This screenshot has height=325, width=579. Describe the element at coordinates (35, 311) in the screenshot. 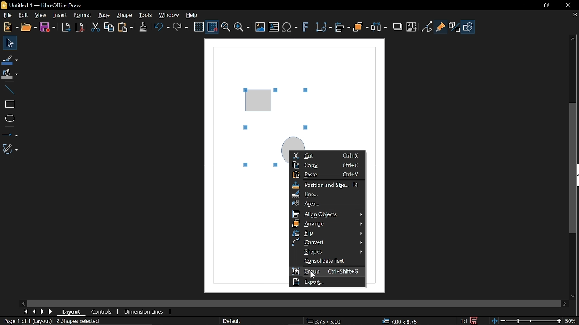

I see `Previous page` at that location.